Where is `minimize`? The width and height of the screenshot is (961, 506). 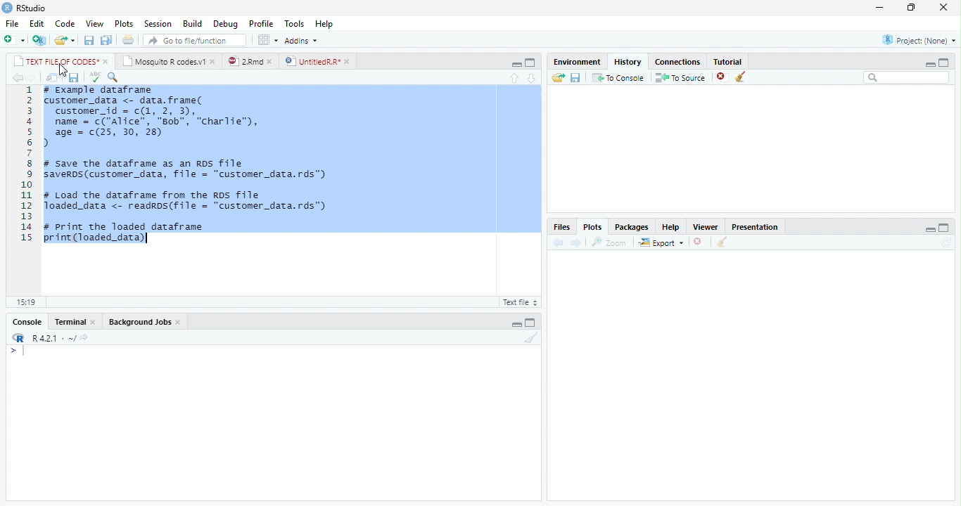
minimize is located at coordinates (931, 230).